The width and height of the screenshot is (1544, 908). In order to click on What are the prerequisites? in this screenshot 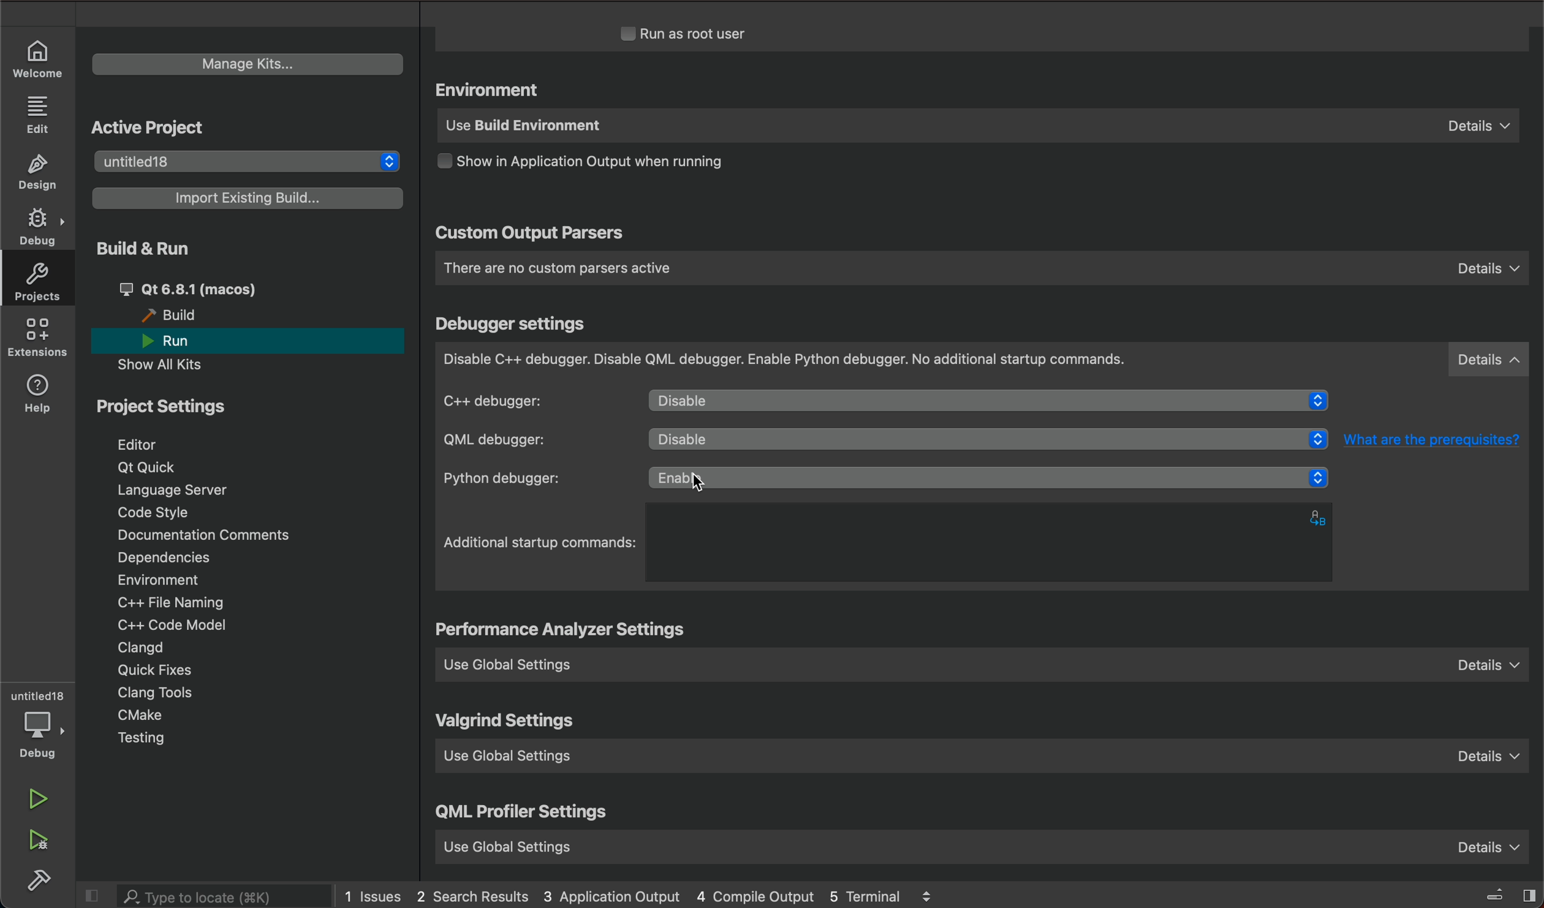, I will do `click(1434, 437)`.